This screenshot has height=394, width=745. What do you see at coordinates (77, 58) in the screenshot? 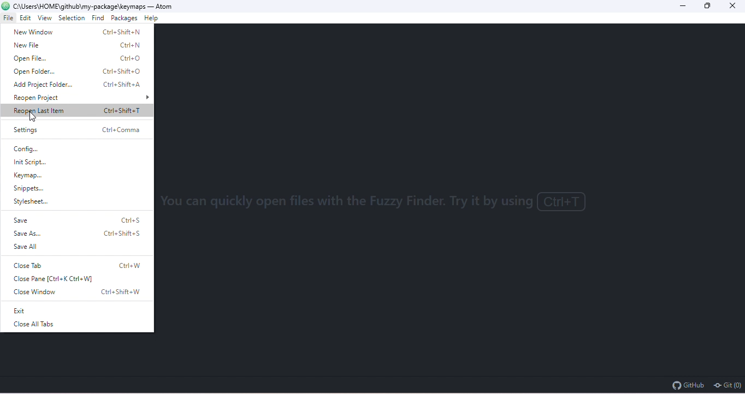
I see `open file Ctrl+O` at bounding box center [77, 58].